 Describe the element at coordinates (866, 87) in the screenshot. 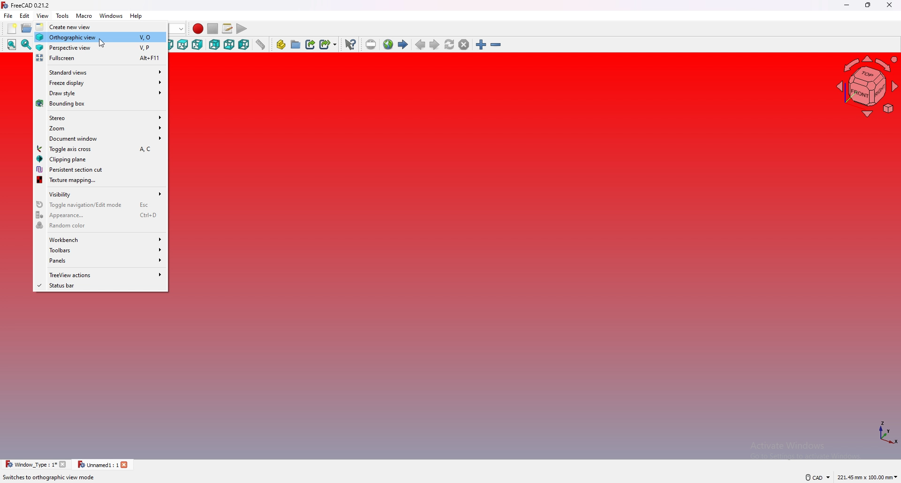

I see `navigating cube` at that location.